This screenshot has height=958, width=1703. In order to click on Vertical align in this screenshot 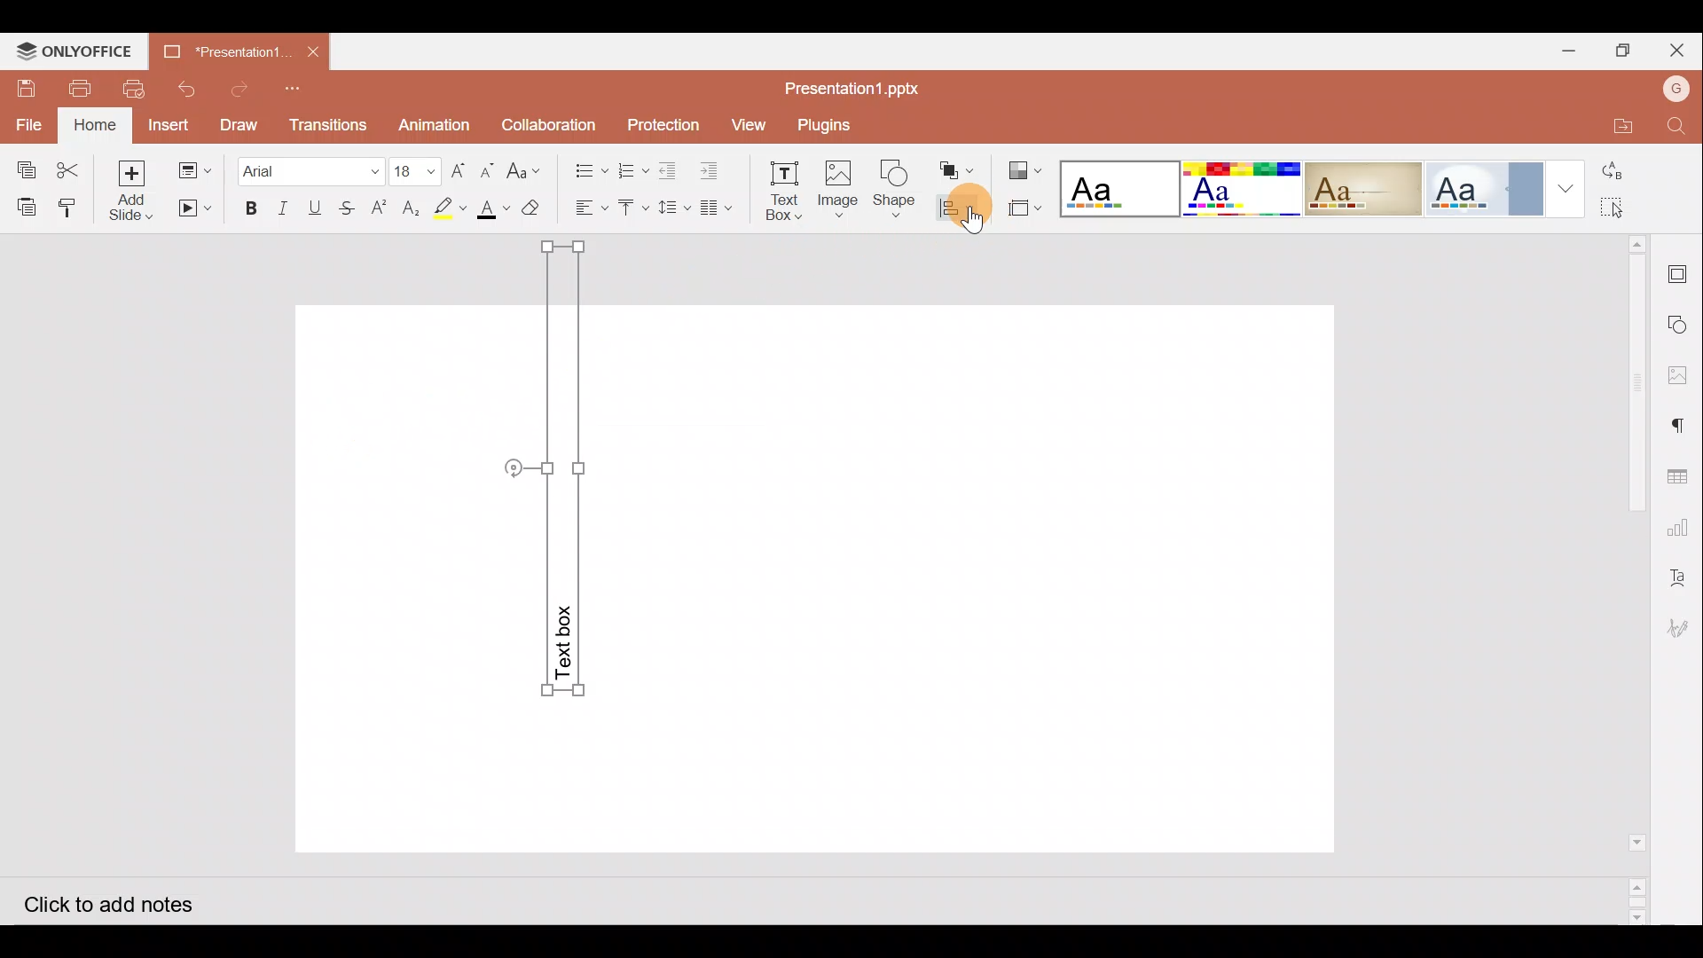, I will do `click(632, 211)`.